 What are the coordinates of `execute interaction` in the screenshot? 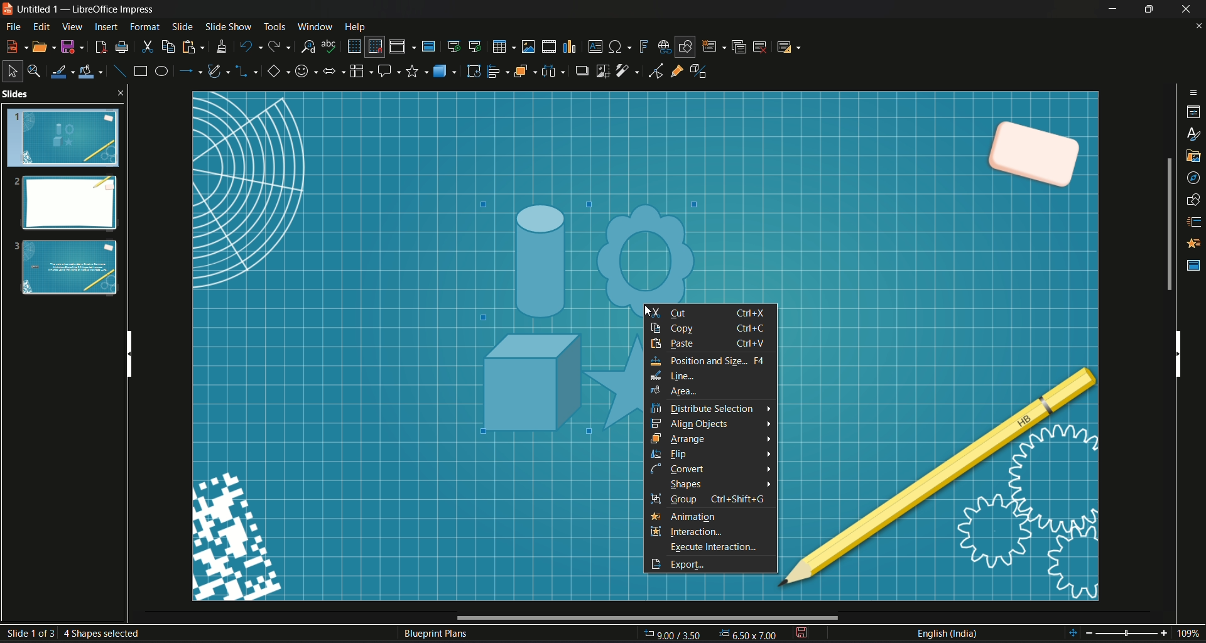 It's located at (715, 548).